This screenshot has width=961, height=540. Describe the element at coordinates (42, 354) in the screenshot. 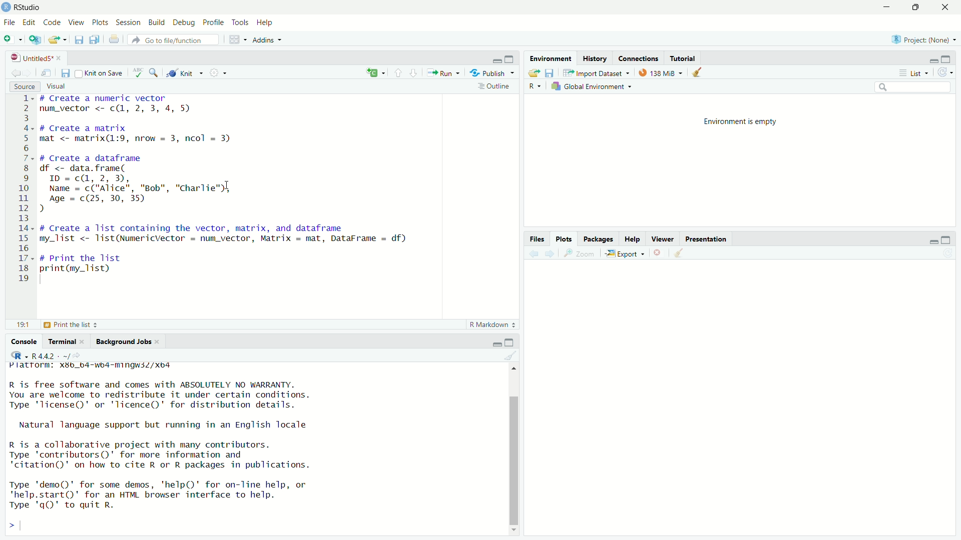

I see `. R442 - ~/` at that location.